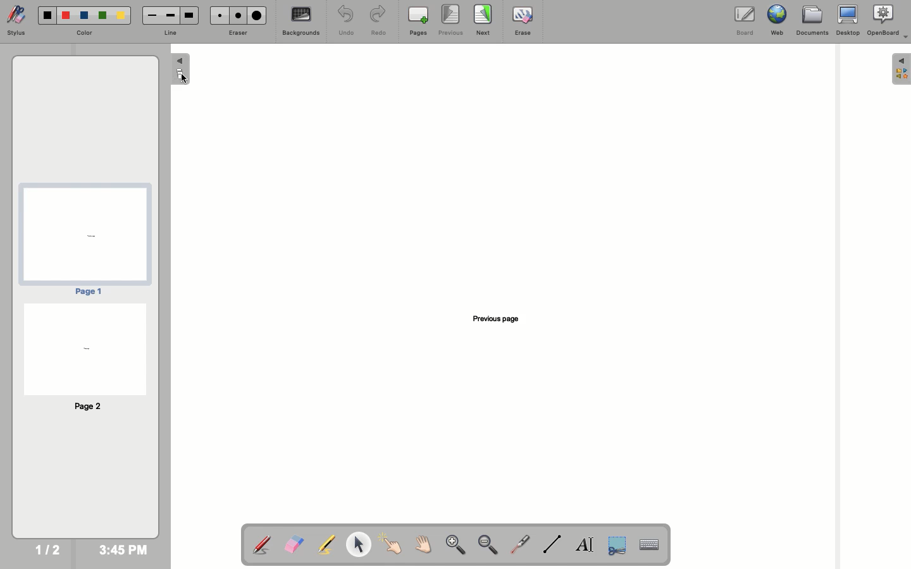 The height and width of the screenshot is (569, 911). What do you see at coordinates (218, 15) in the screenshot?
I see `Small eraser` at bounding box center [218, 15].